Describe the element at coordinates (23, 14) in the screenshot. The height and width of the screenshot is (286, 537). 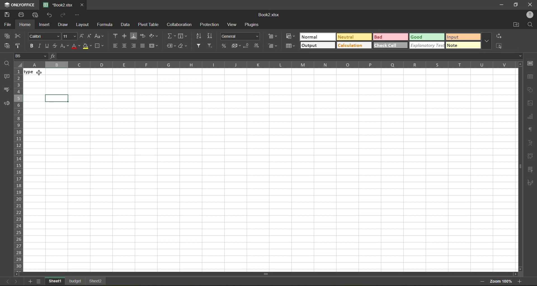
I see `print` at that location.